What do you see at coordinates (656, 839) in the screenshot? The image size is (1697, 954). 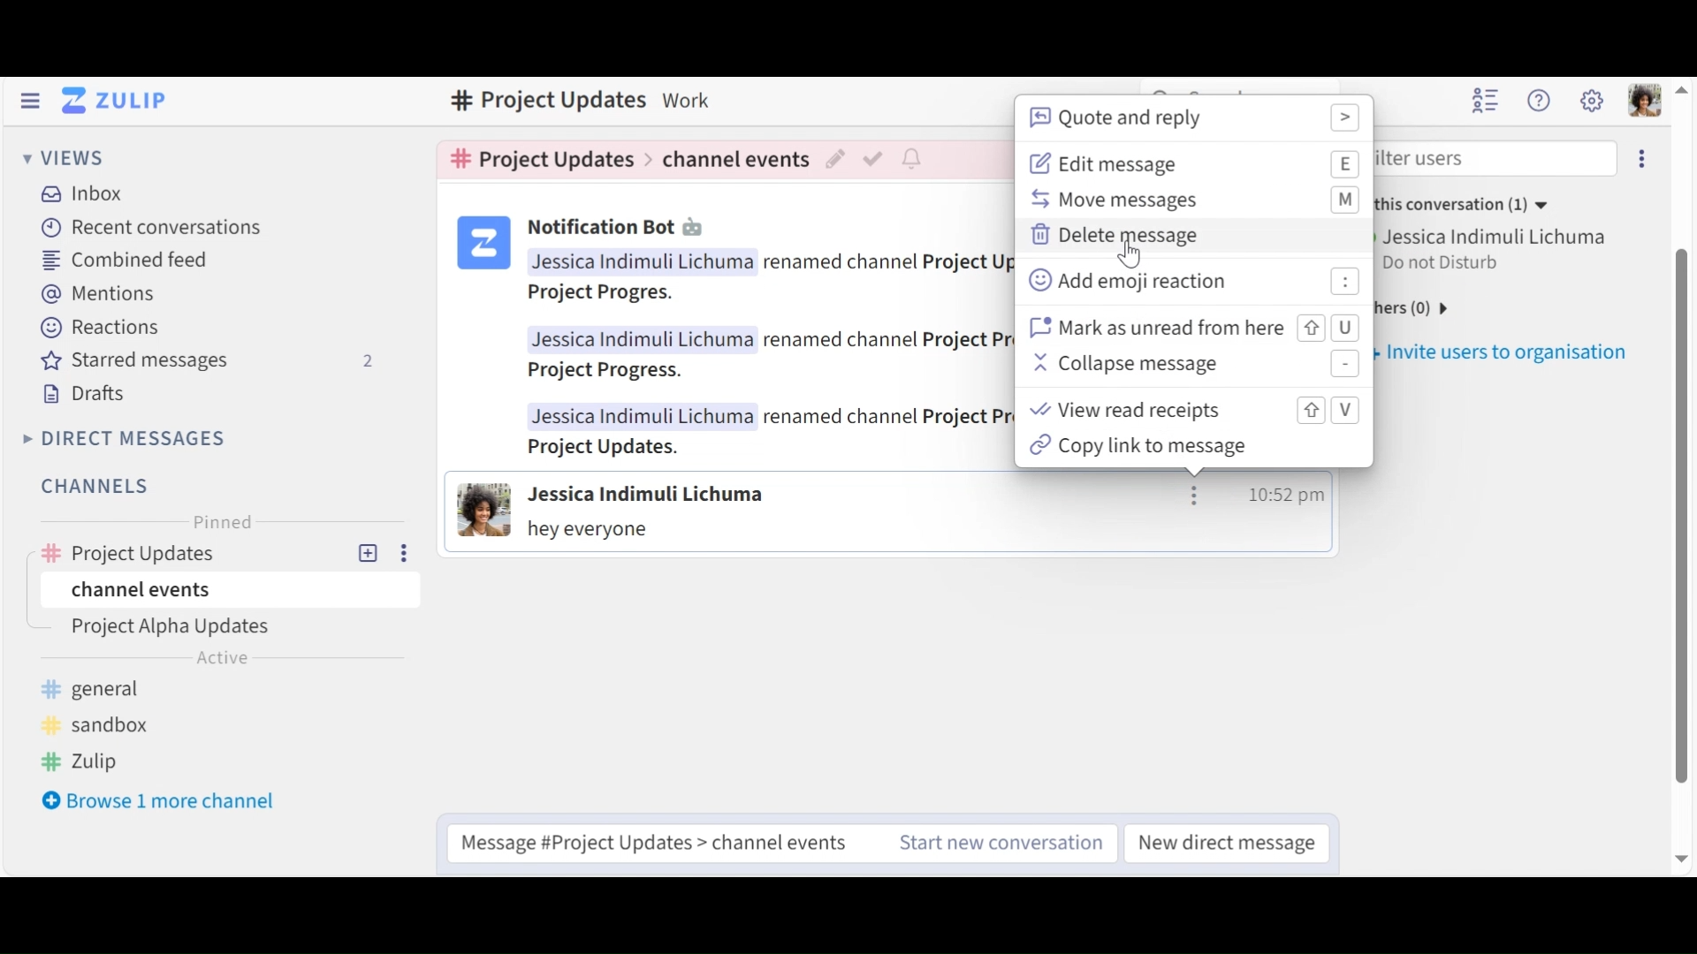 I see `Compose messages` at bounding box center [656, 839].